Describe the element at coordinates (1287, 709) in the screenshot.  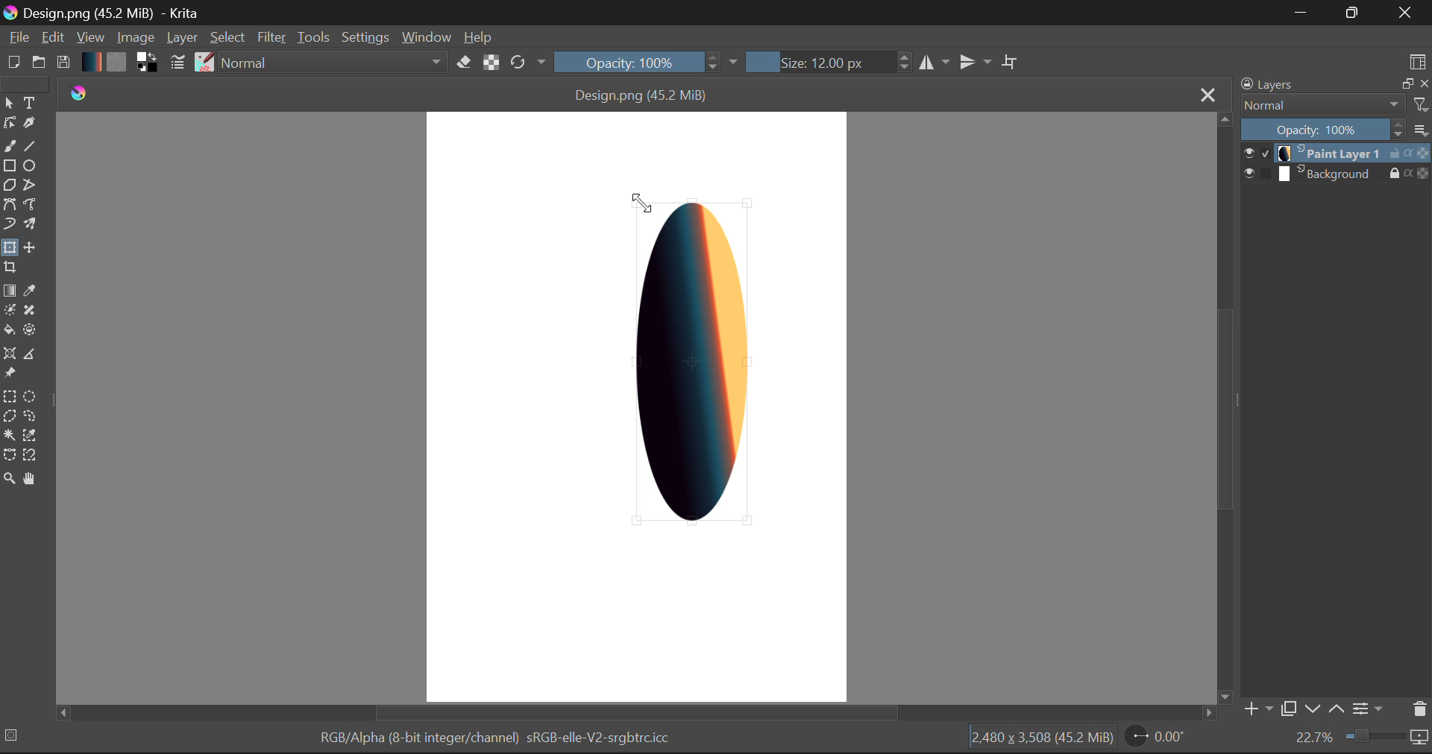
I see `Copy Layer` at that location.